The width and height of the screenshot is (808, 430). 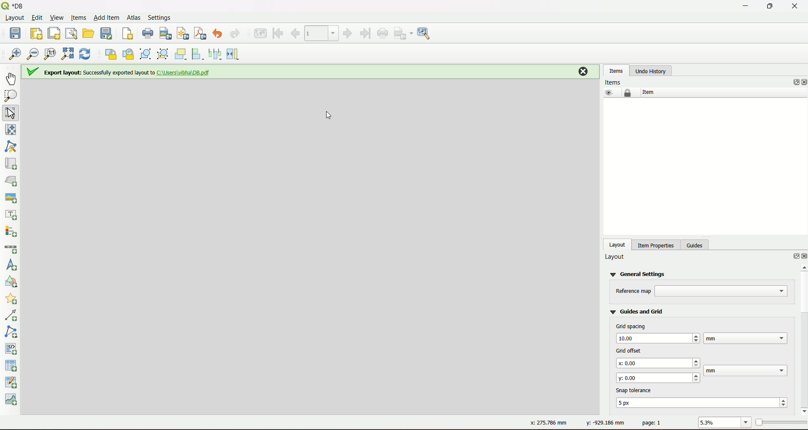 I want to click on last feature, so click(x=364, y=33).